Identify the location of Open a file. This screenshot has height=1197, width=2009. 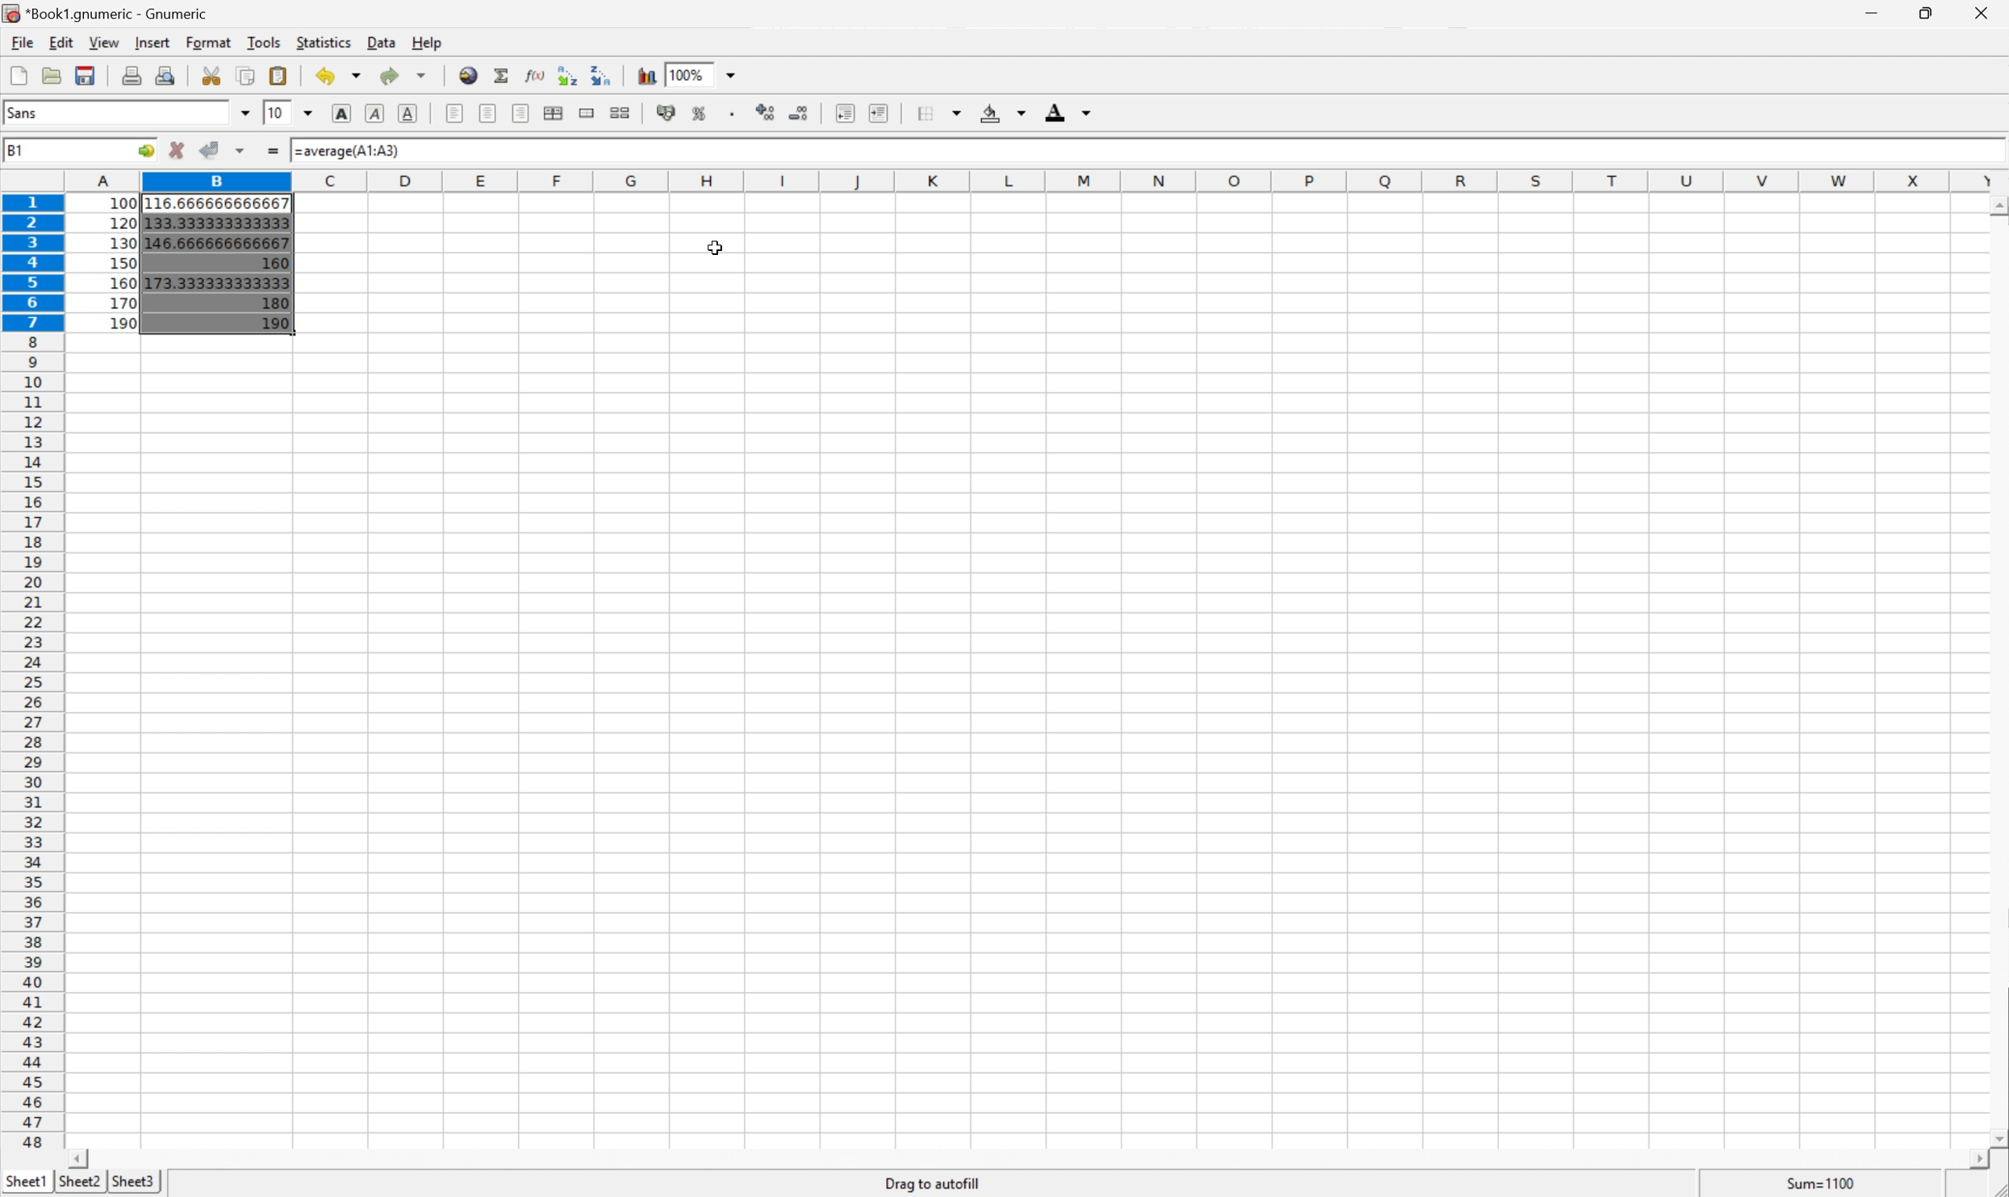
(53, 76).